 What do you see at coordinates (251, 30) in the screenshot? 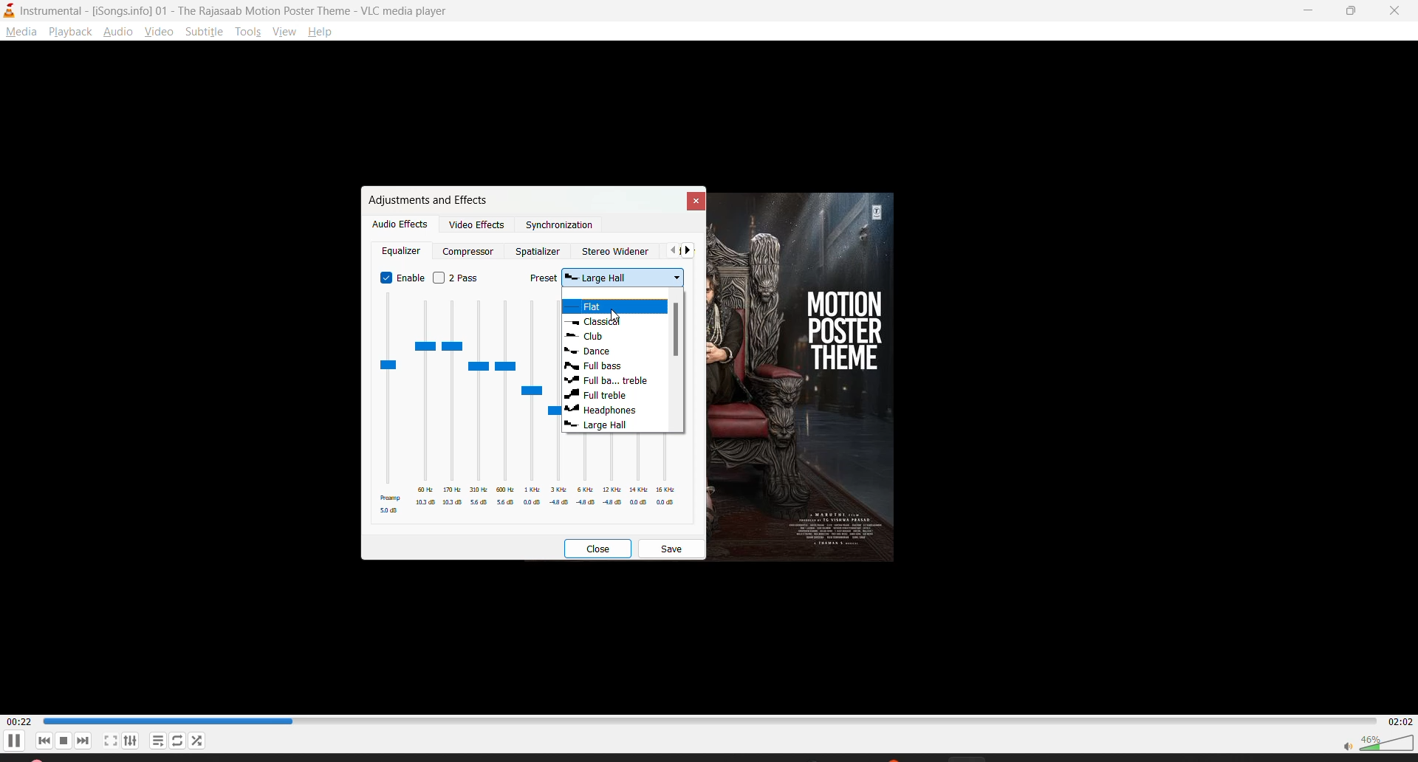
I see `tools` at bounding box center [251, 30].